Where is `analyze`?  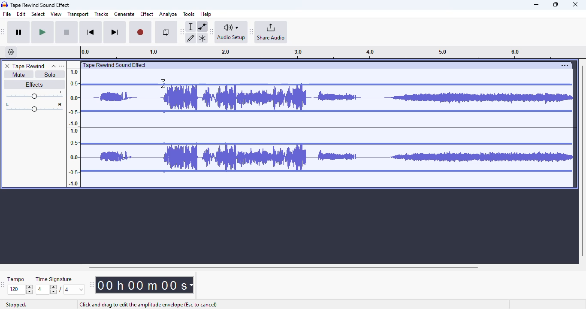
analyze is located at coordinates (168, 14).